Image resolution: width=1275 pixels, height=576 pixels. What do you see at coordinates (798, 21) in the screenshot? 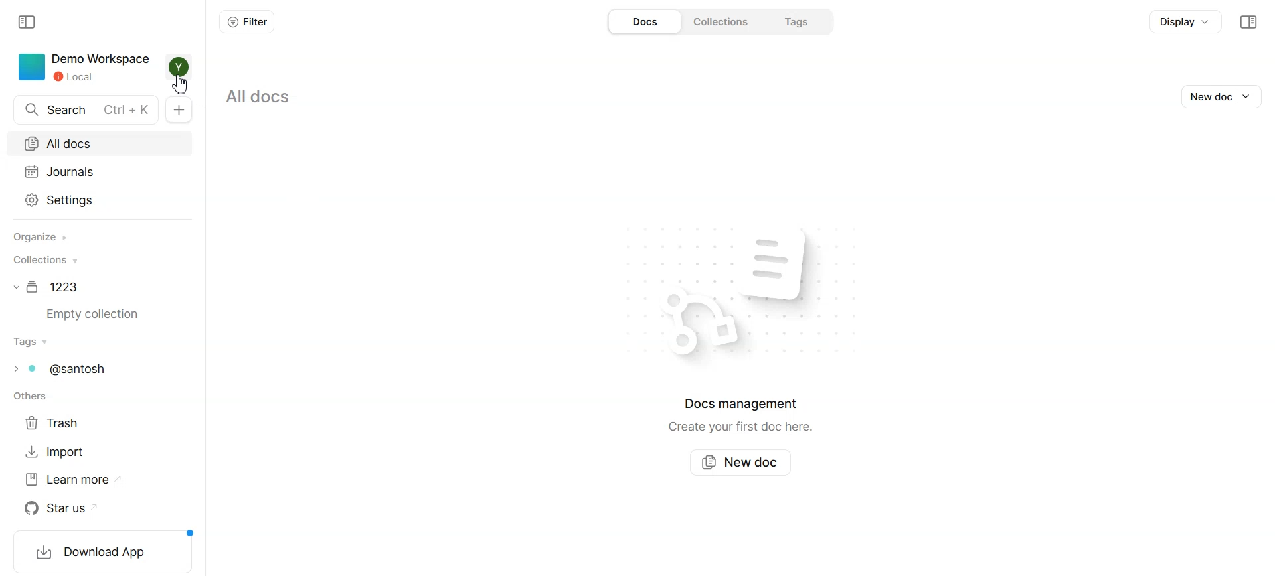
I see `Tags` at bounding box center [798, 21].